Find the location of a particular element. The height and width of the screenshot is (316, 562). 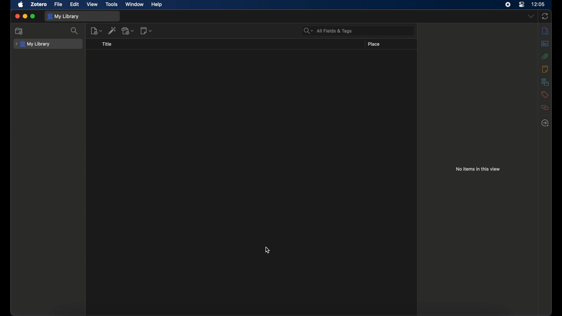

tags is located at coordinates (545, 94).